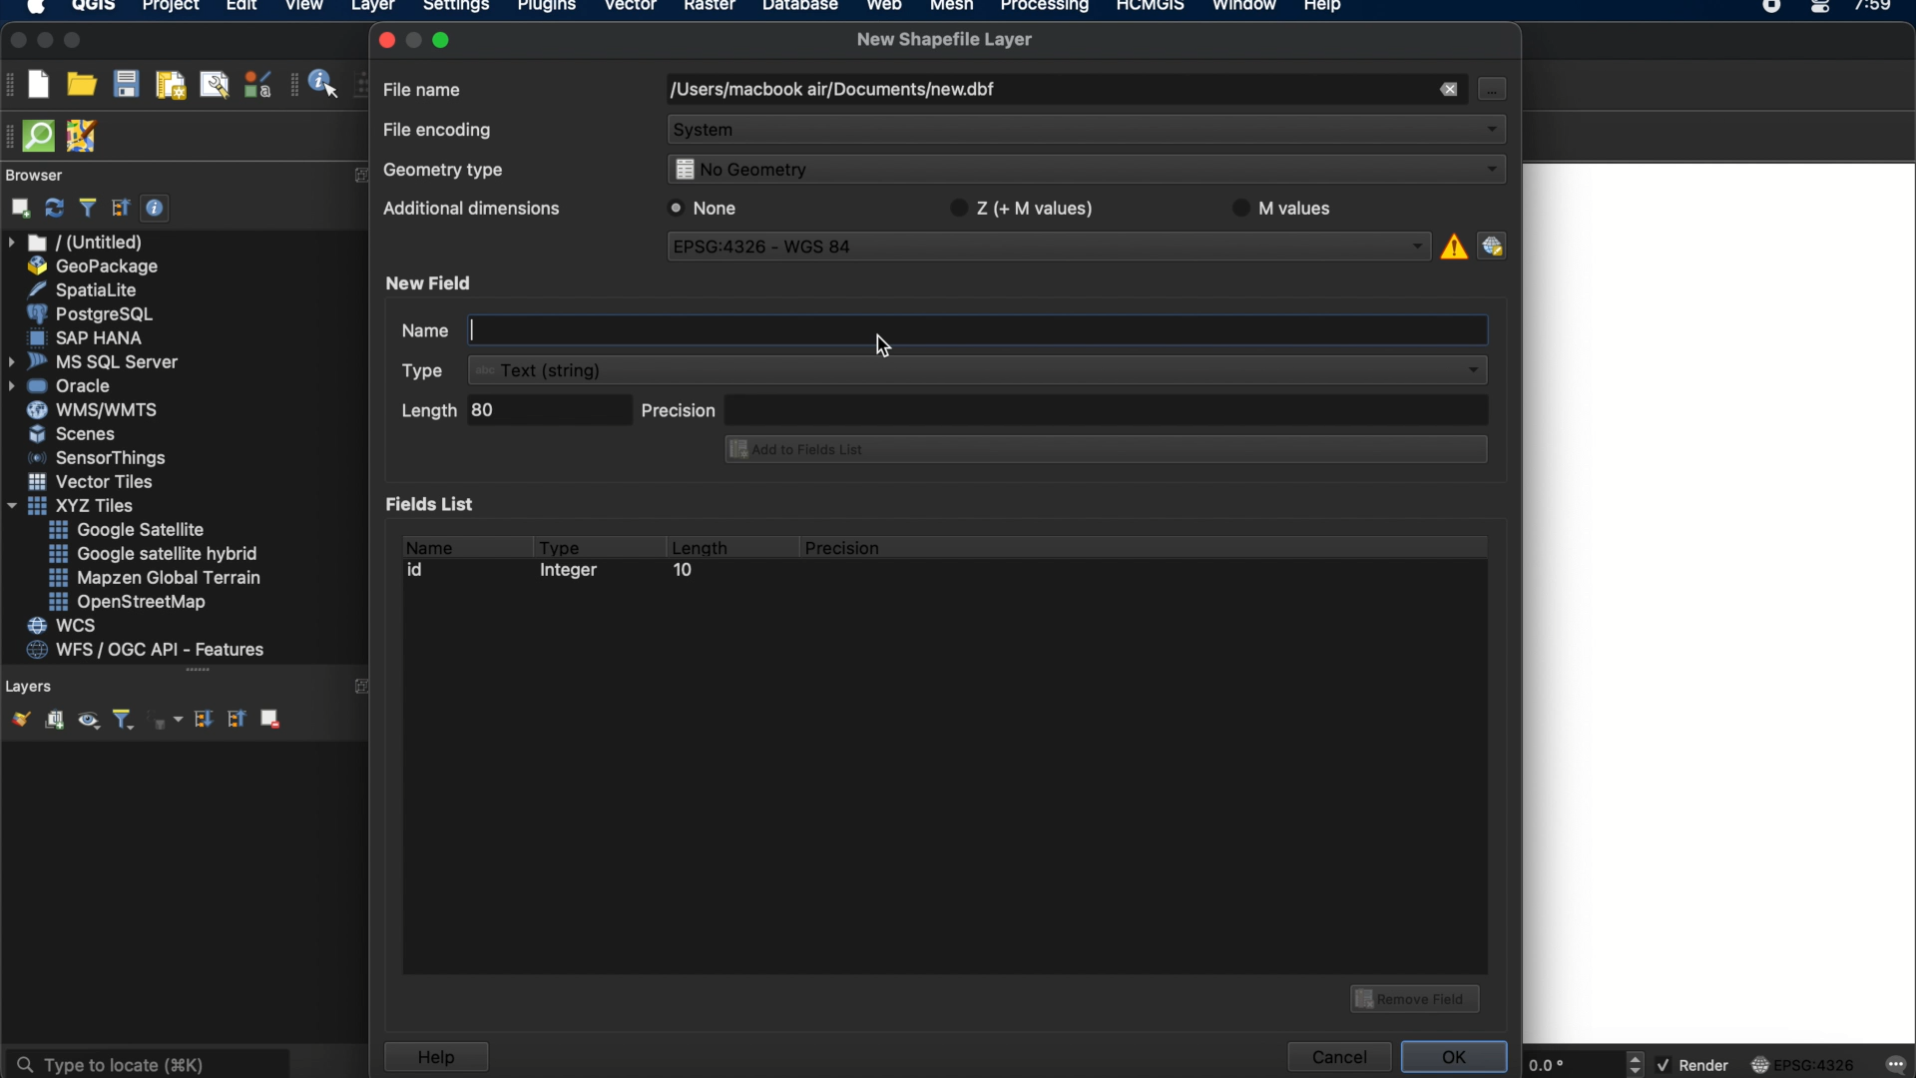 The image size is (1916, 1078). I want to click on show layout, so click(215, 84).